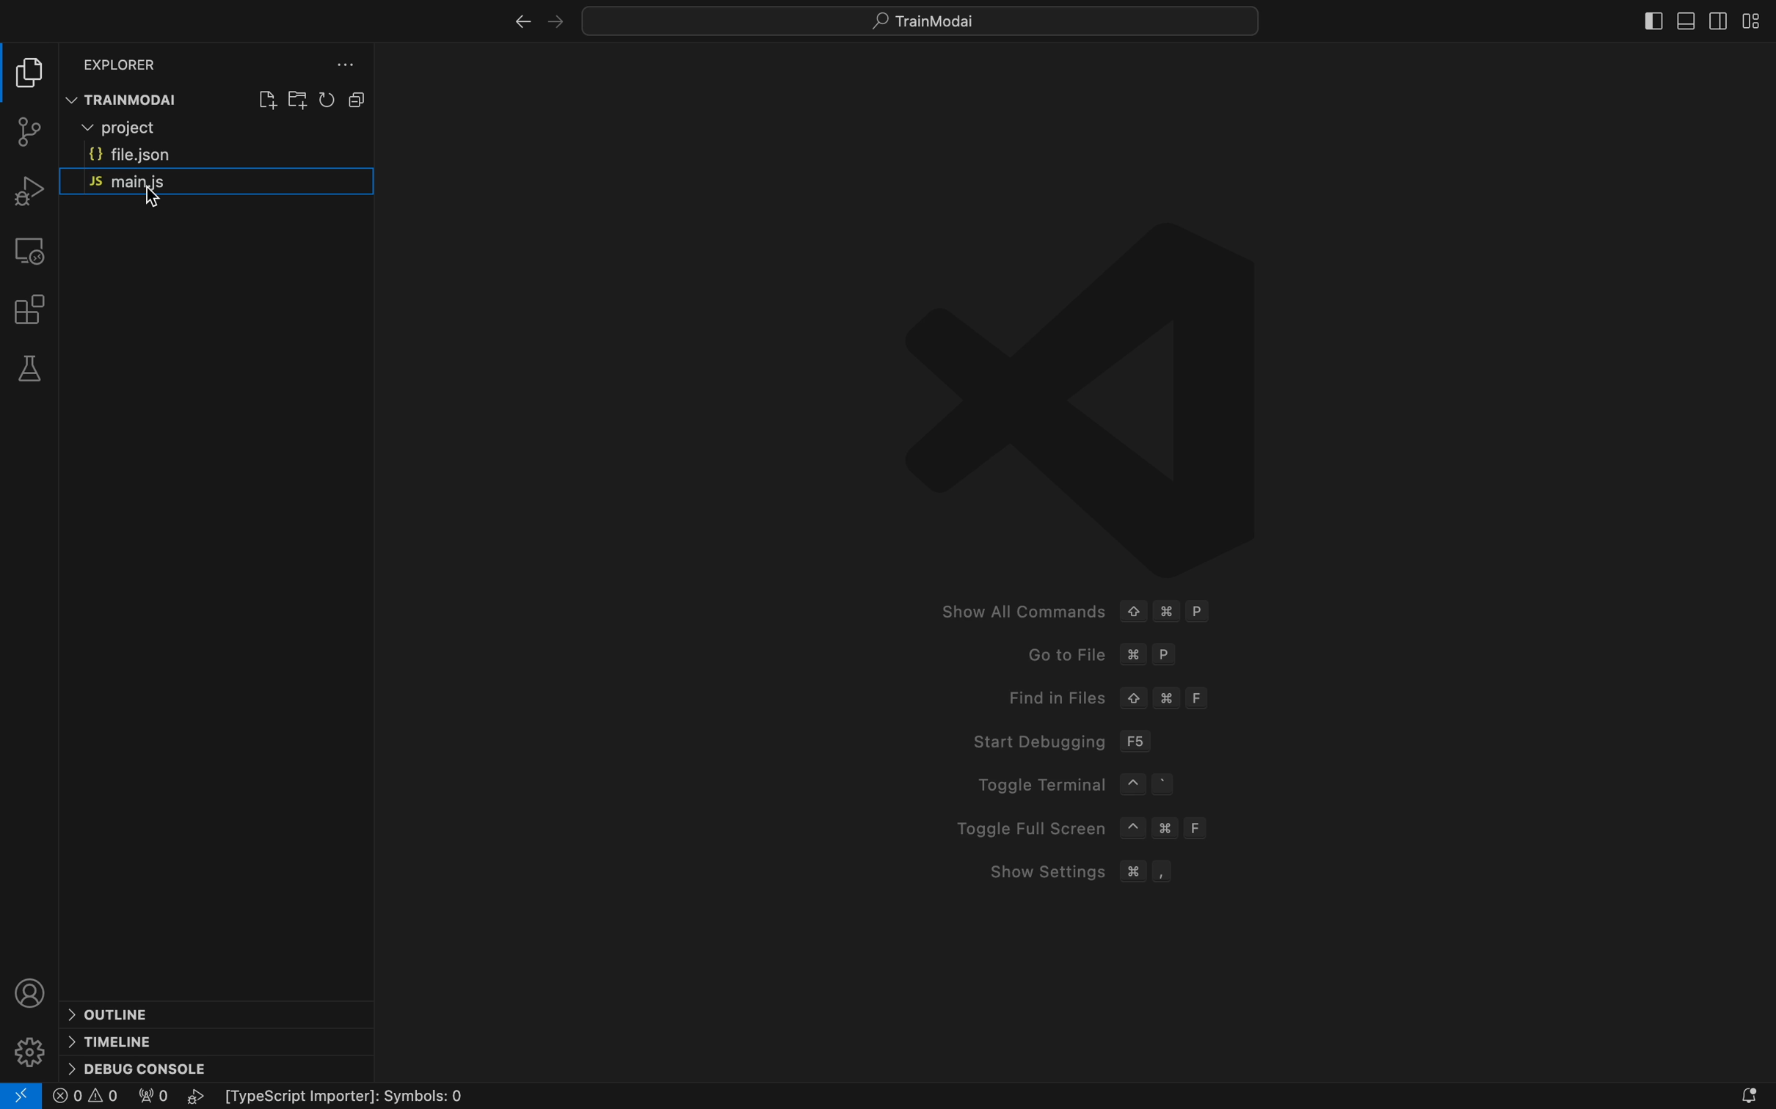  I want to click on JS main.ts, so click(221, 184).